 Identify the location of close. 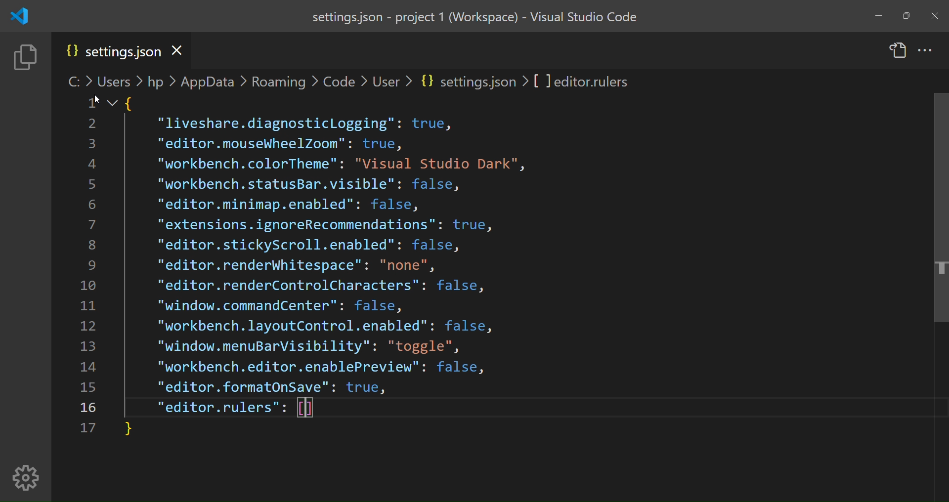
(936, 17).